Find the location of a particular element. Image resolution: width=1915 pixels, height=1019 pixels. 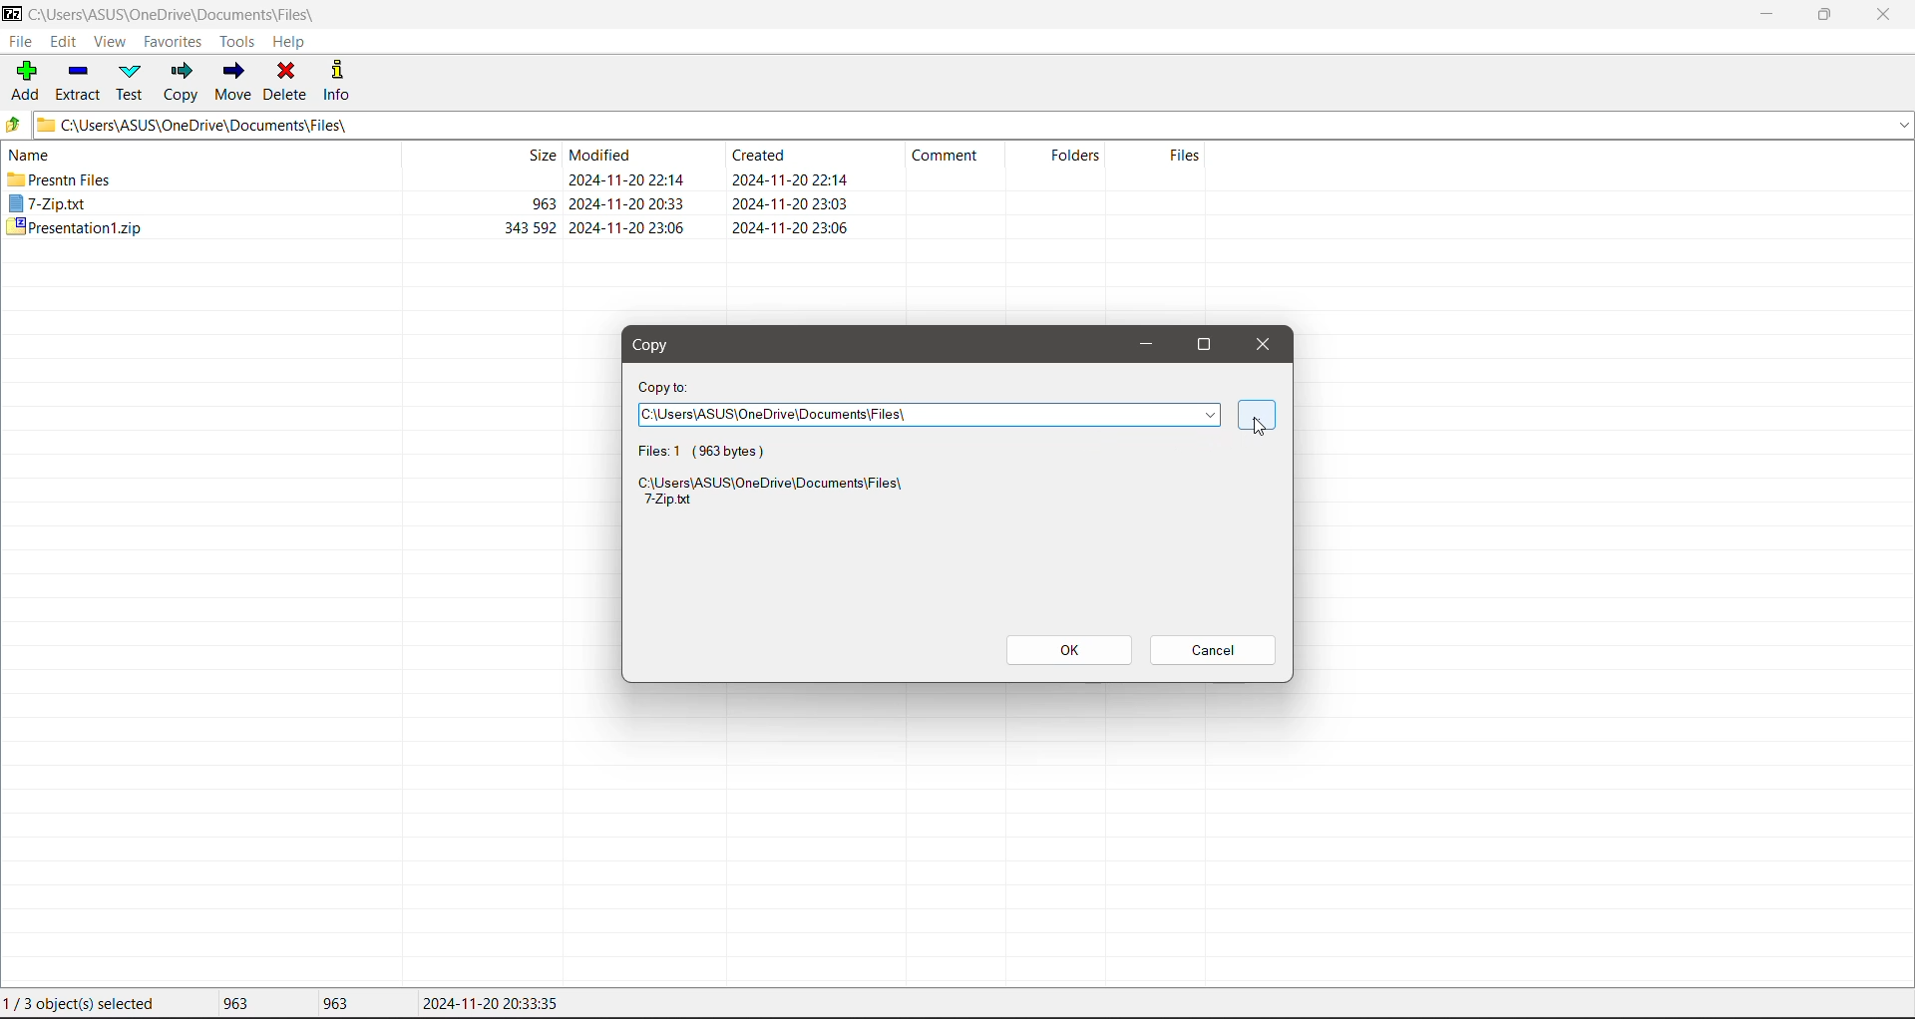

Selected file location path is located at coordinates (776, 495).